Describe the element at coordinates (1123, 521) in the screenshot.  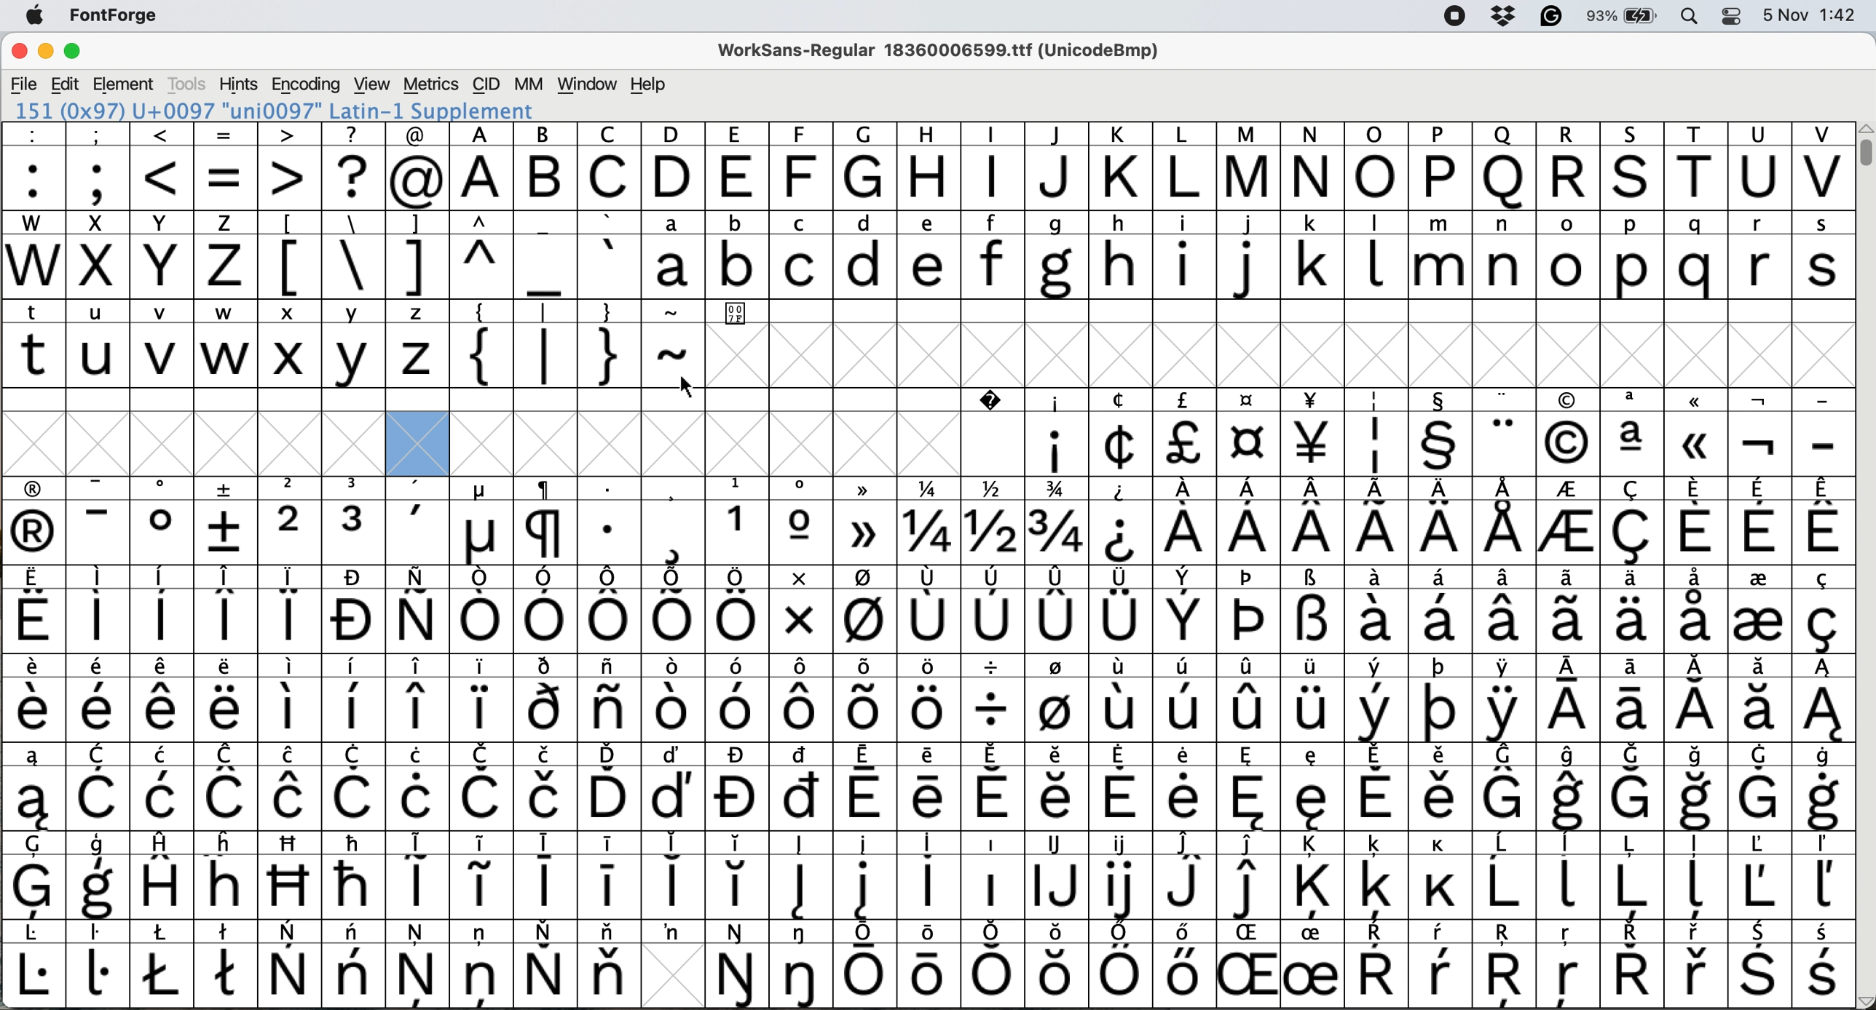
I see `symbol` at that location.